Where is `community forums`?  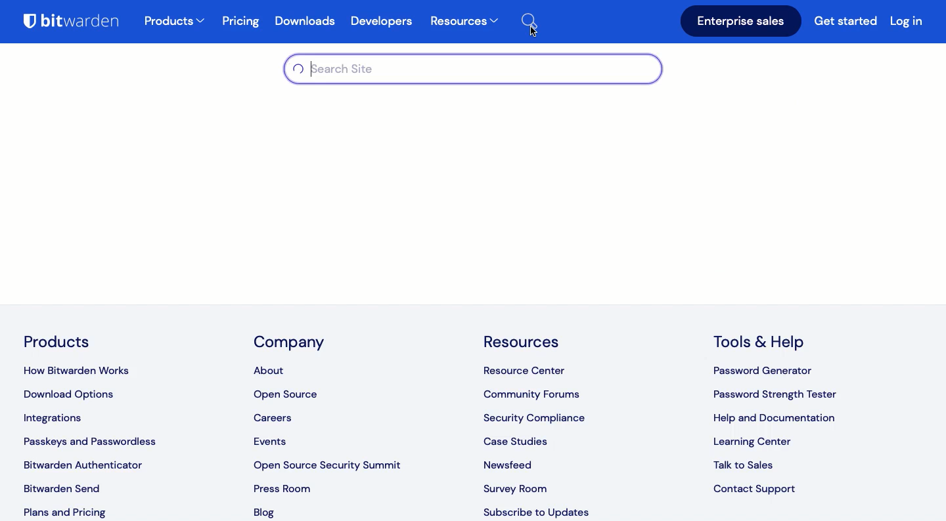
community forums is located at coordinates (535, 392).